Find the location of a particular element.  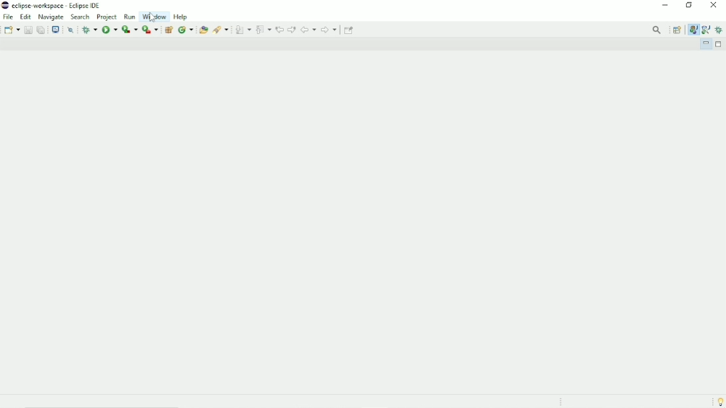

Maximize is located at coordinates (719, 44).